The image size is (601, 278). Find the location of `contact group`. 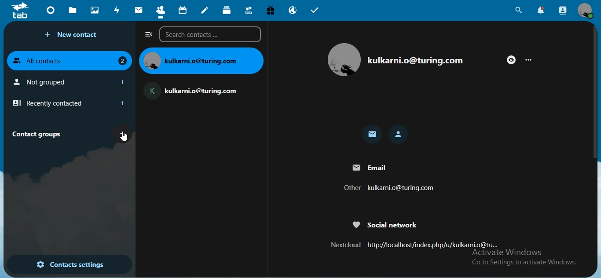

contact group is located at coordinates (40, 134).